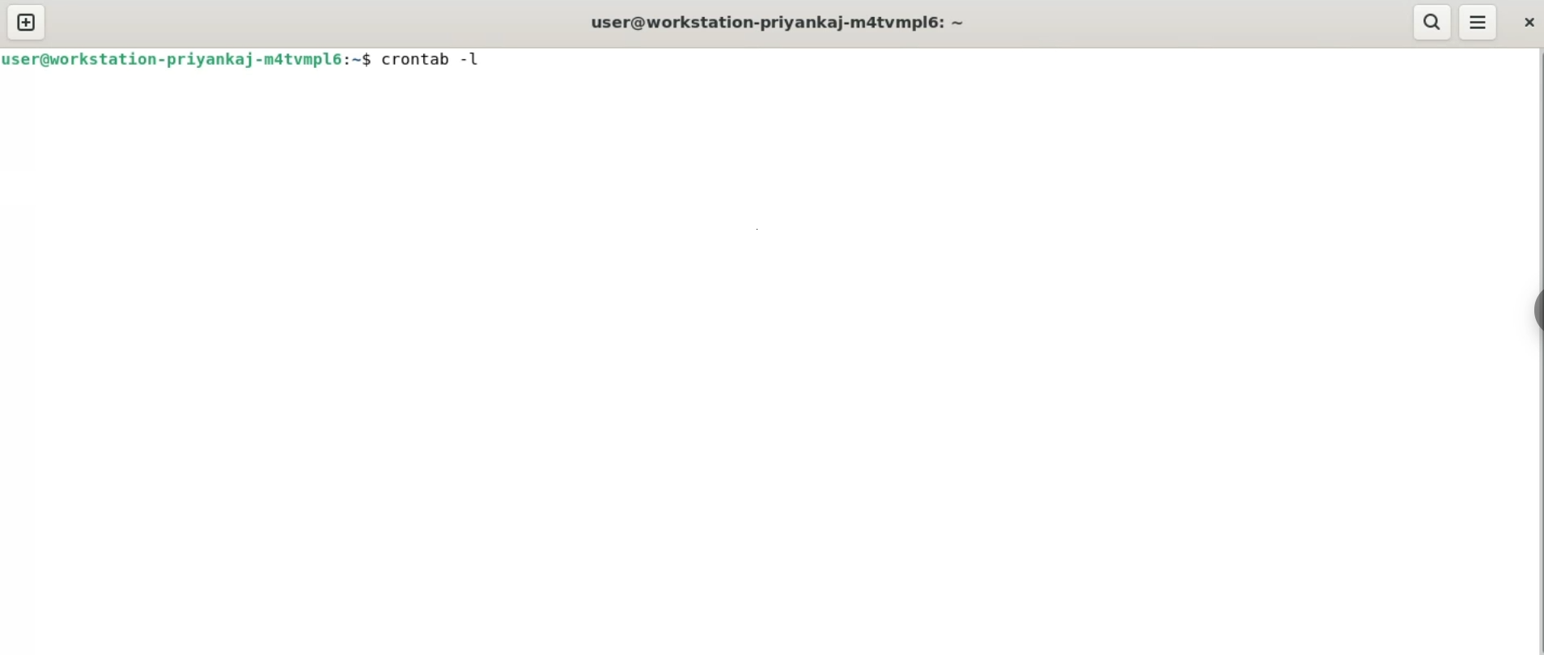 The image size is (1544, 655). I want to click on sidebar, so click(1534, 312).